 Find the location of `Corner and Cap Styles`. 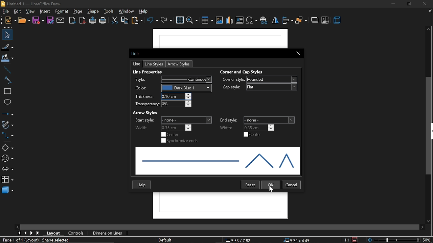

Corner and Cap Styles is located at coordinates (242, 72).